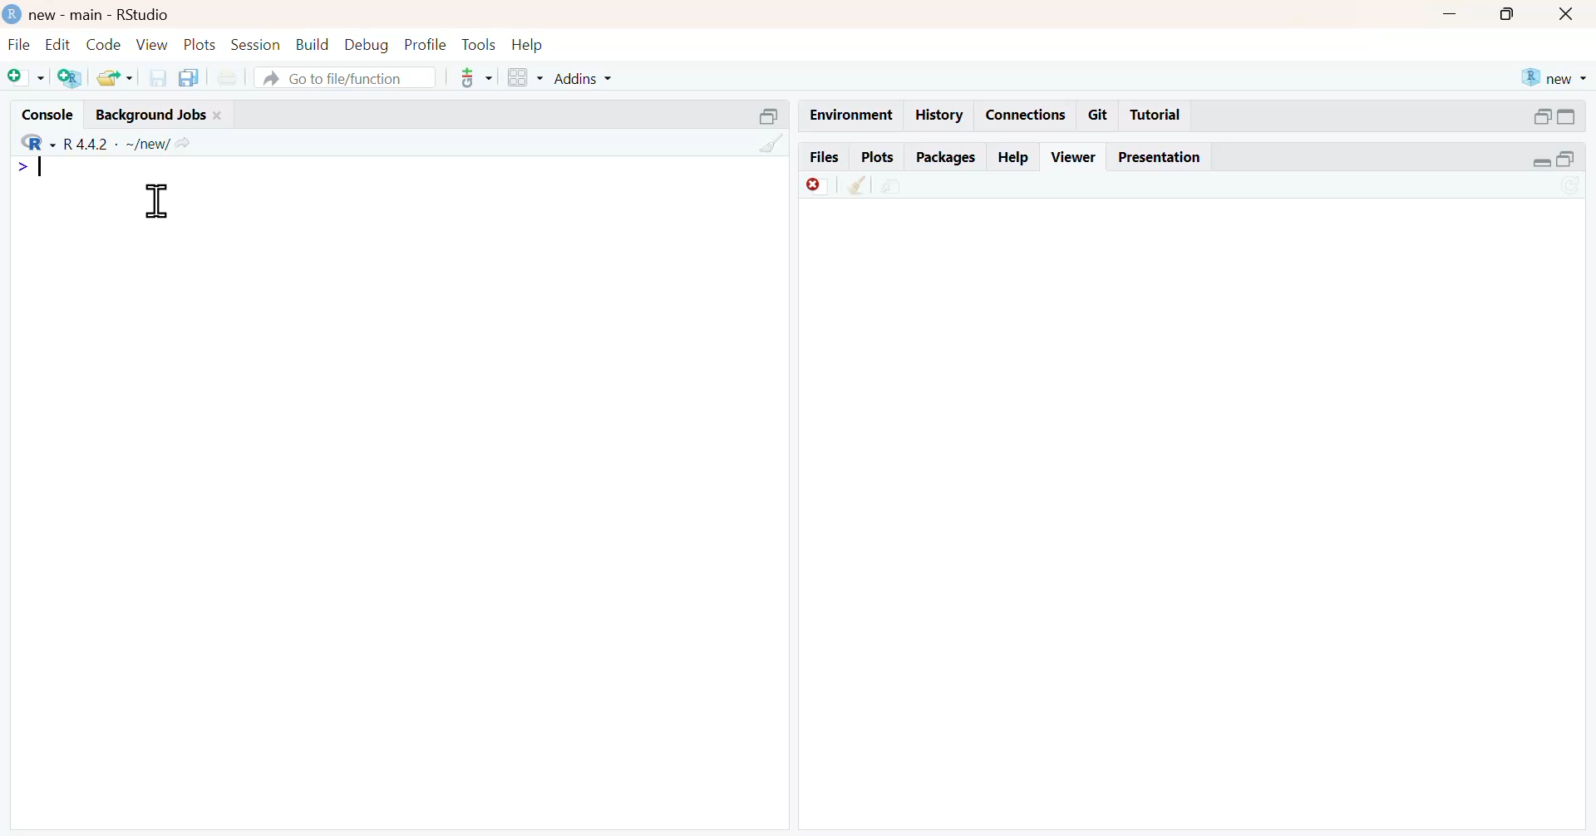  What do you see at coordinates (589, 77) in the screenshot?
I see `addins` at bounding box center [589, 77].